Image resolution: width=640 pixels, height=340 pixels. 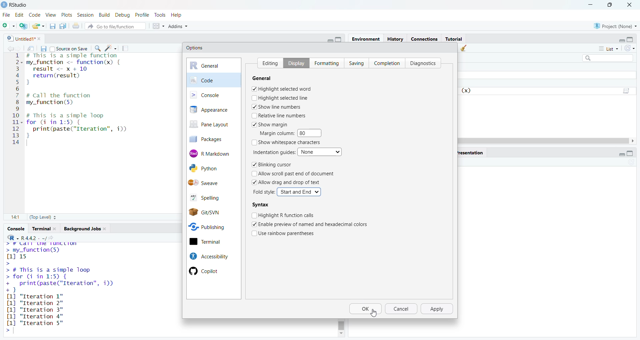 I want to click on minimize, so click(x=590, y=4).